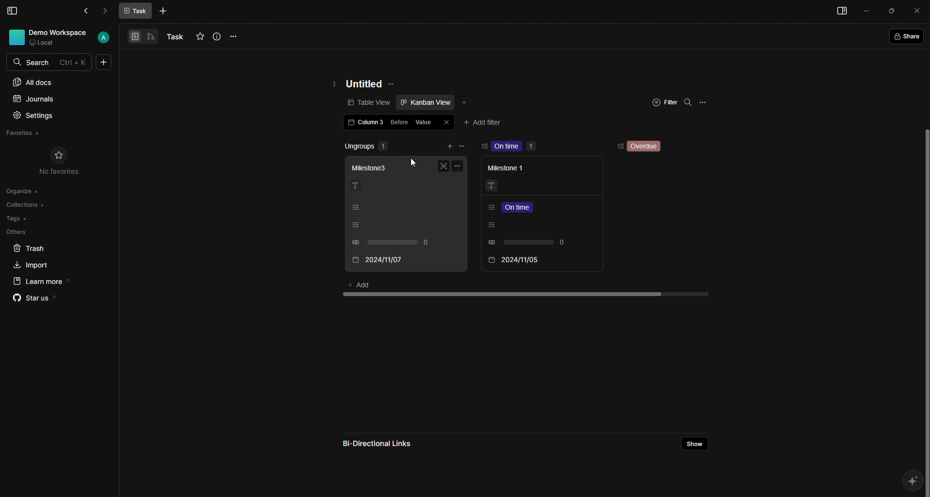  I want to click on Add, so click(466, 101).